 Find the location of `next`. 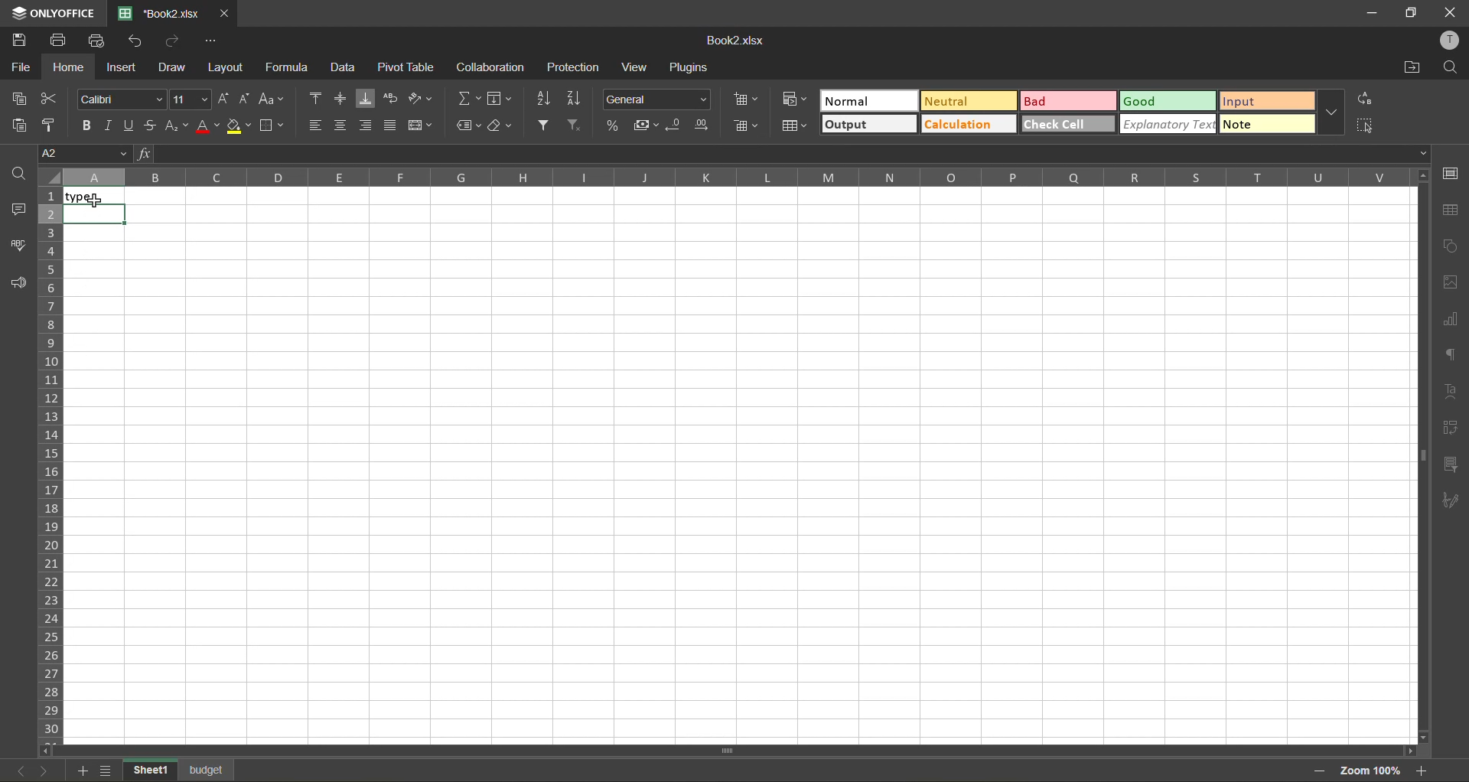

next is located at coordinates (41, 771).